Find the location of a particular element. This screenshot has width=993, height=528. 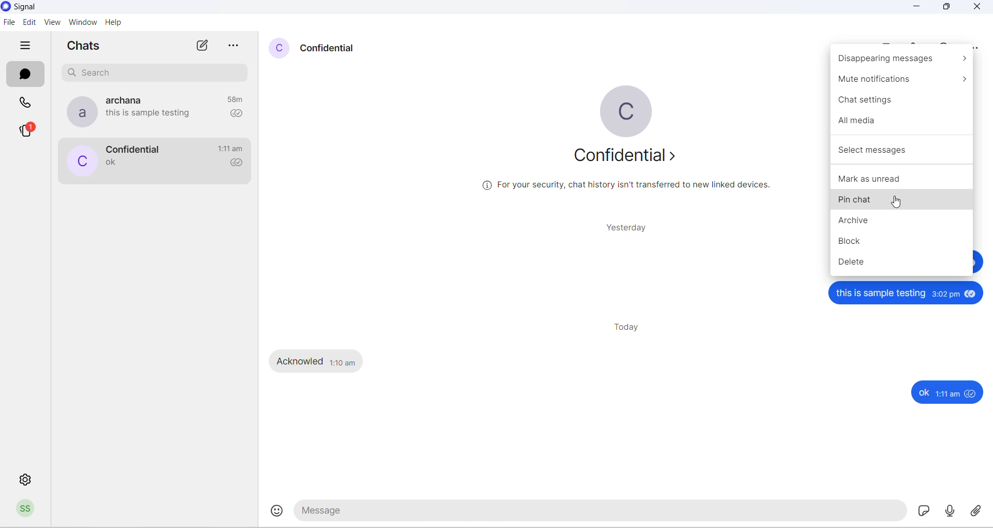

pin chat is located at coordinates (903, 203).